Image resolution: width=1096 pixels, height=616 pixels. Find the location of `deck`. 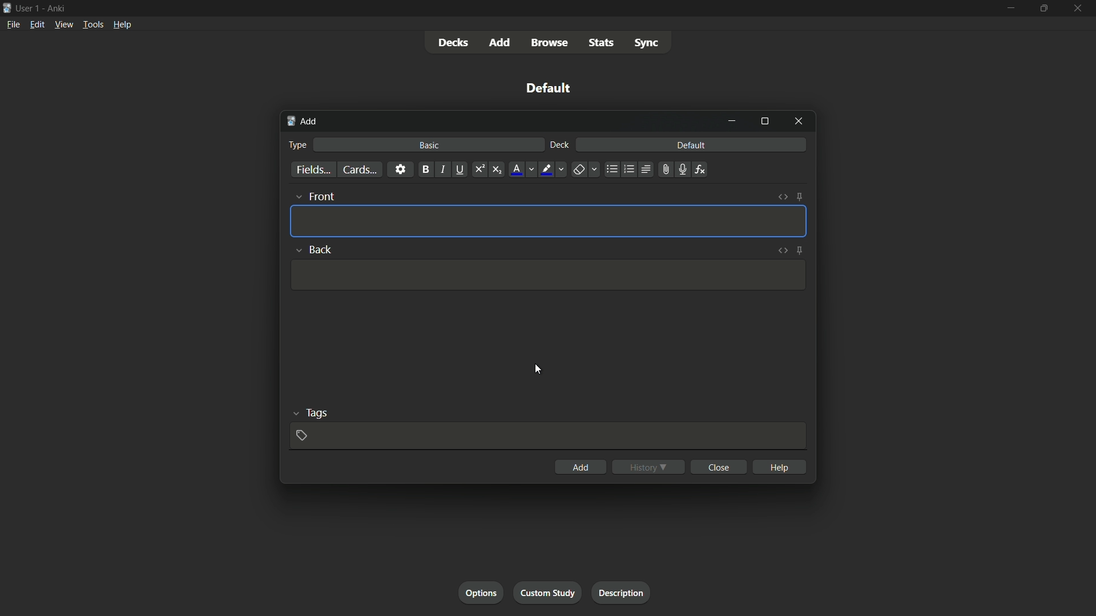

deck is located at coordinates (560, 145).